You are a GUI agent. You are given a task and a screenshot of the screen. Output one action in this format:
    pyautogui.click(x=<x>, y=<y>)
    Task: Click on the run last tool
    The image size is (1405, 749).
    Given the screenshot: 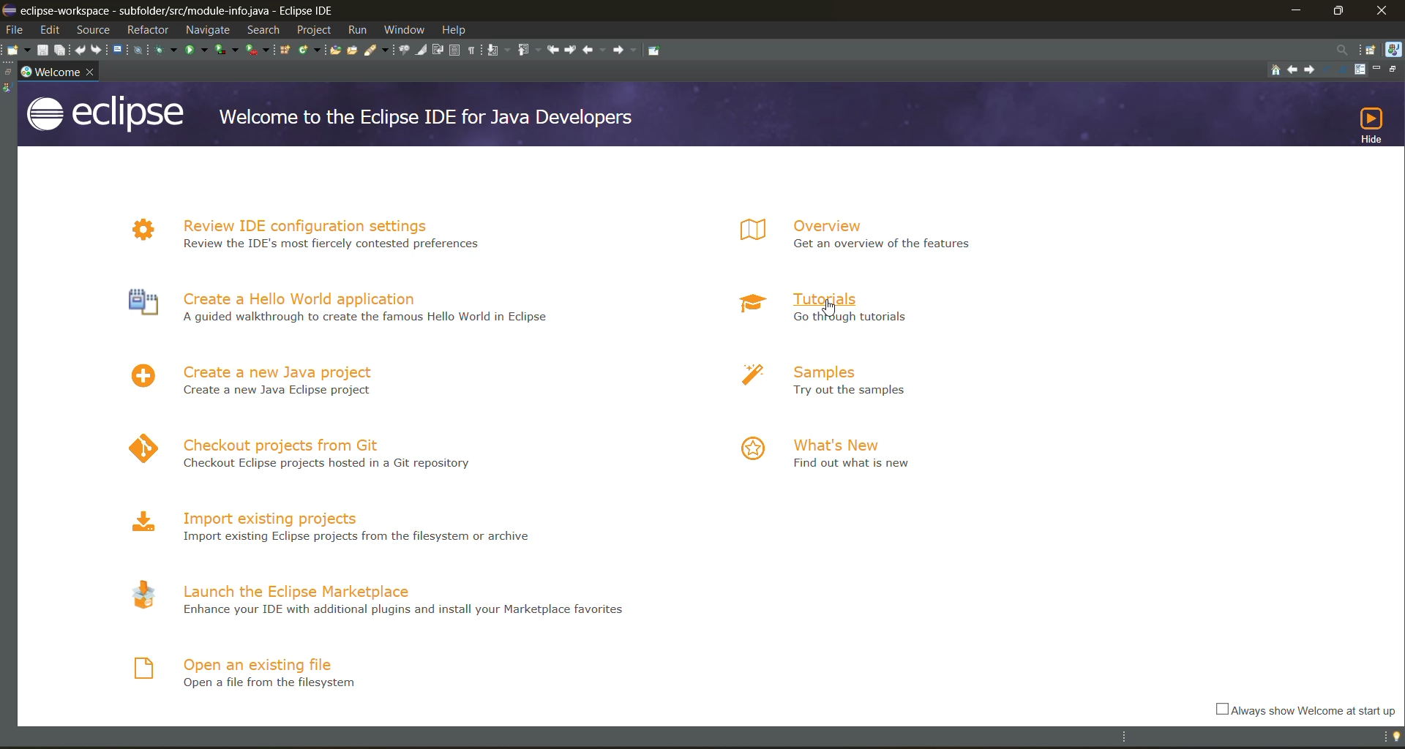 What is the action you would take?
    pyautogui.click(x=260, y=50)
    